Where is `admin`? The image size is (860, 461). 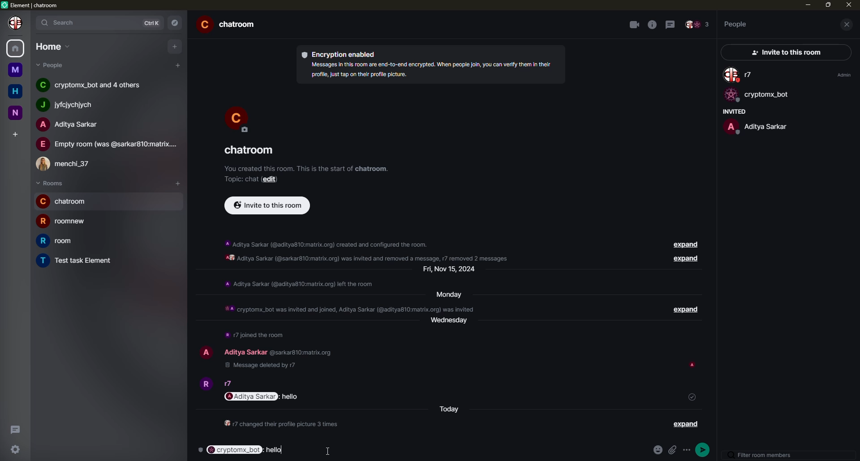
admin is located at coordinates (843, 75).